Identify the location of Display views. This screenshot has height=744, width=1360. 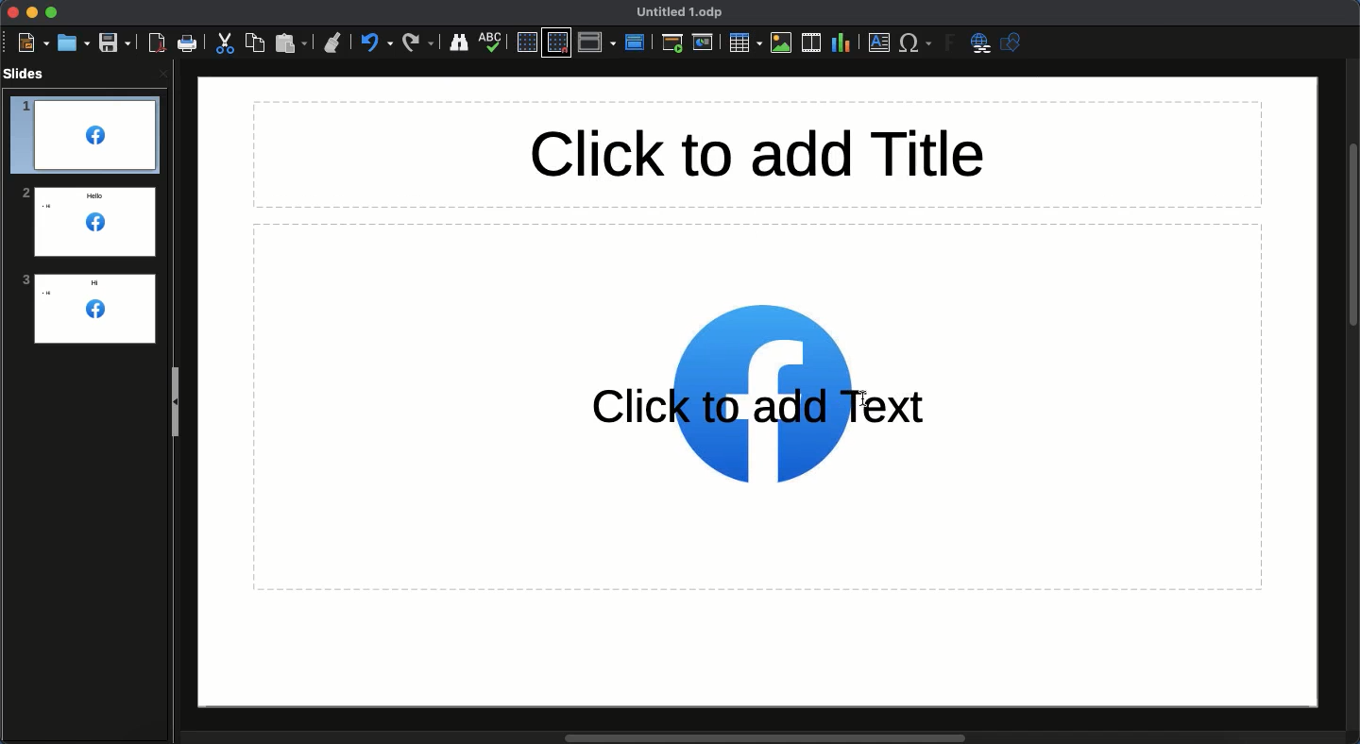
(597, 42).